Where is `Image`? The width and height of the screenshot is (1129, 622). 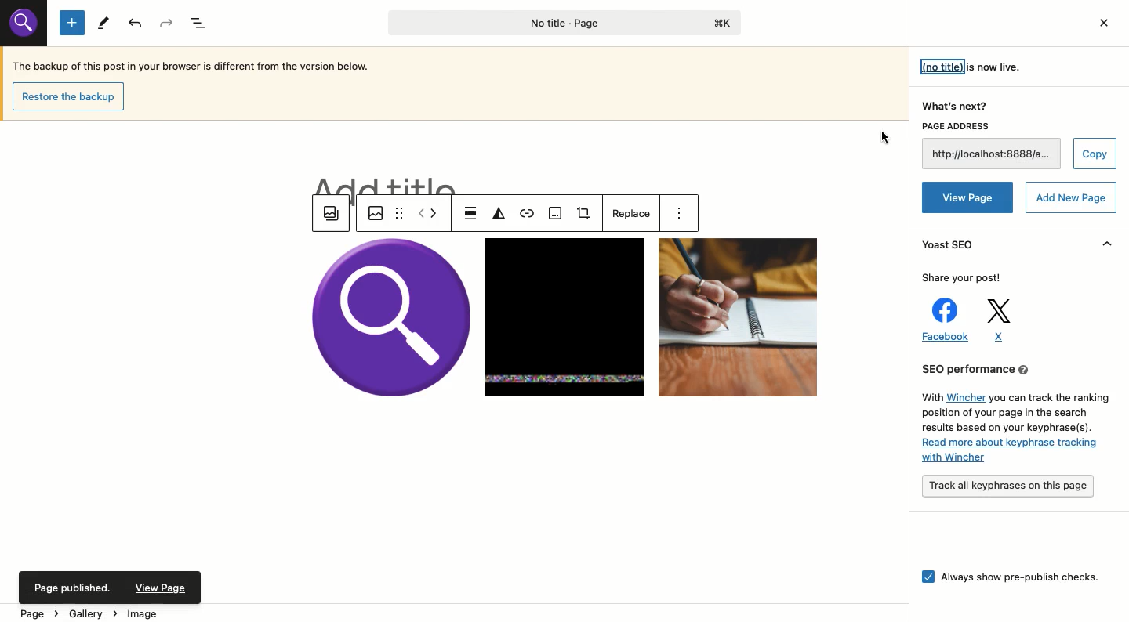
Image is located at coordinates (372, 212).